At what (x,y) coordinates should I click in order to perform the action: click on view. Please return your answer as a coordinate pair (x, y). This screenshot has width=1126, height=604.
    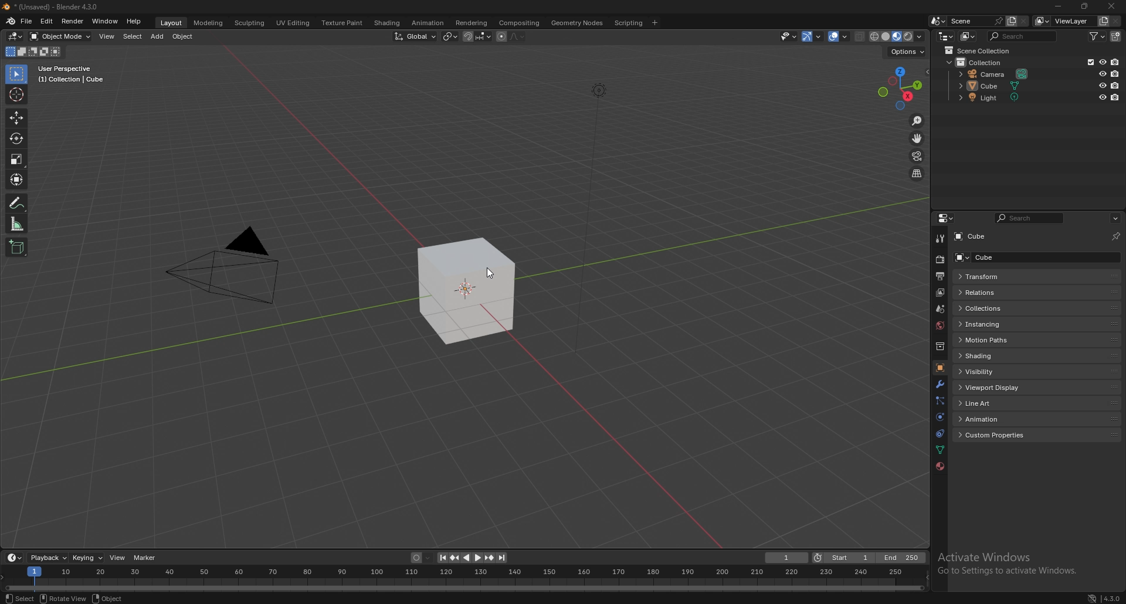
    Looking at the image, I should click on (117, 558).